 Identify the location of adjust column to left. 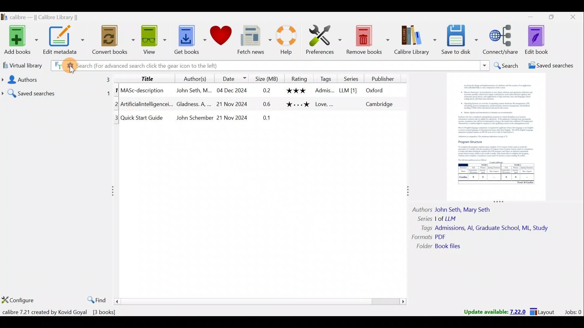
(113, 190).